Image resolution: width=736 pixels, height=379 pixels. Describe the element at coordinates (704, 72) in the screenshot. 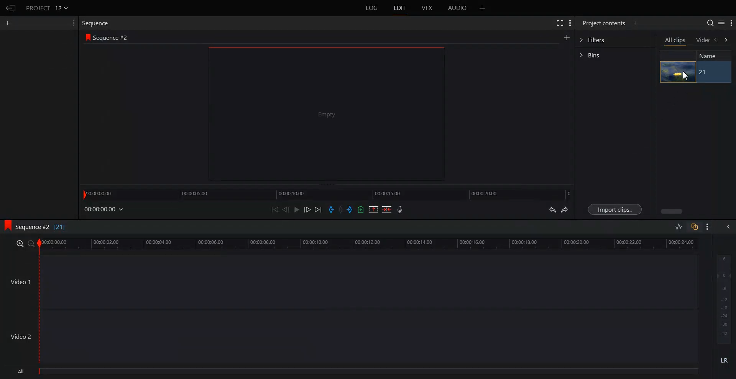

I see `21` at that location.